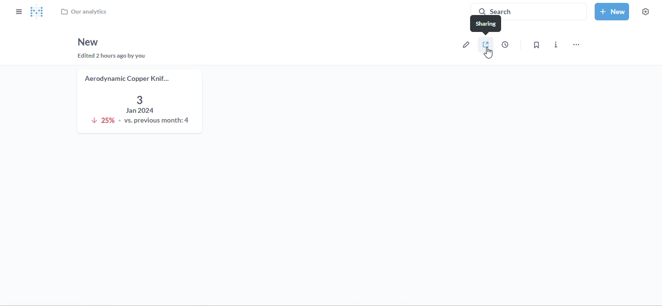 The height and width of the screenshot is (306, 662). Describe the element at coordinates (529, 11) in the screenshot. I see `search` at that location.